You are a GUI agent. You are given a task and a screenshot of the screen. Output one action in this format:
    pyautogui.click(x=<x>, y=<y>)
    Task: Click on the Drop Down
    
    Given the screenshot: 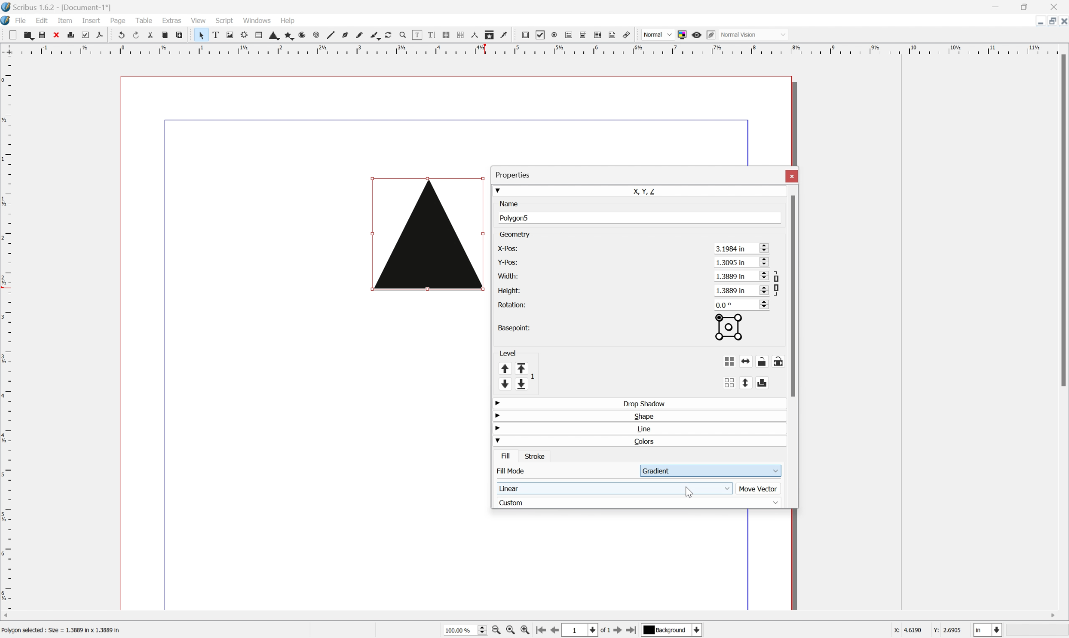 What is the action you would take?
    pyautogui.click(x=496, y=415)
    